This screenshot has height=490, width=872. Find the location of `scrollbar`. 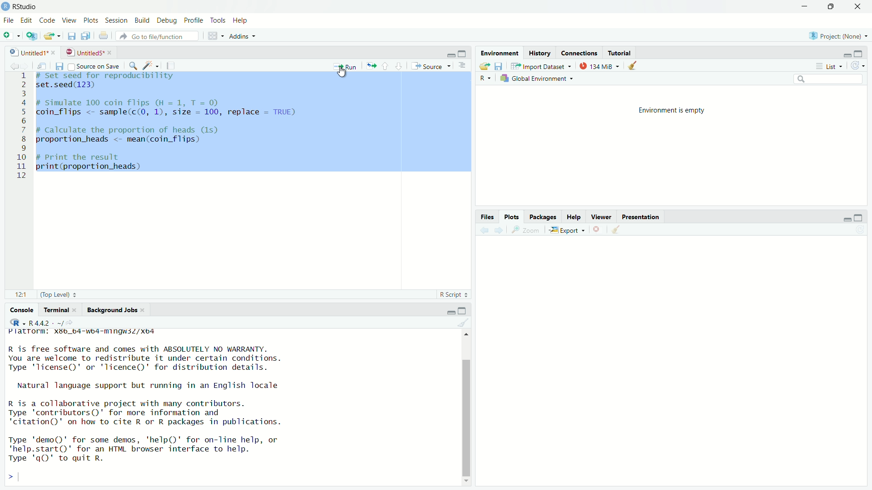

scrollbar is located at coordinates (466, 408).